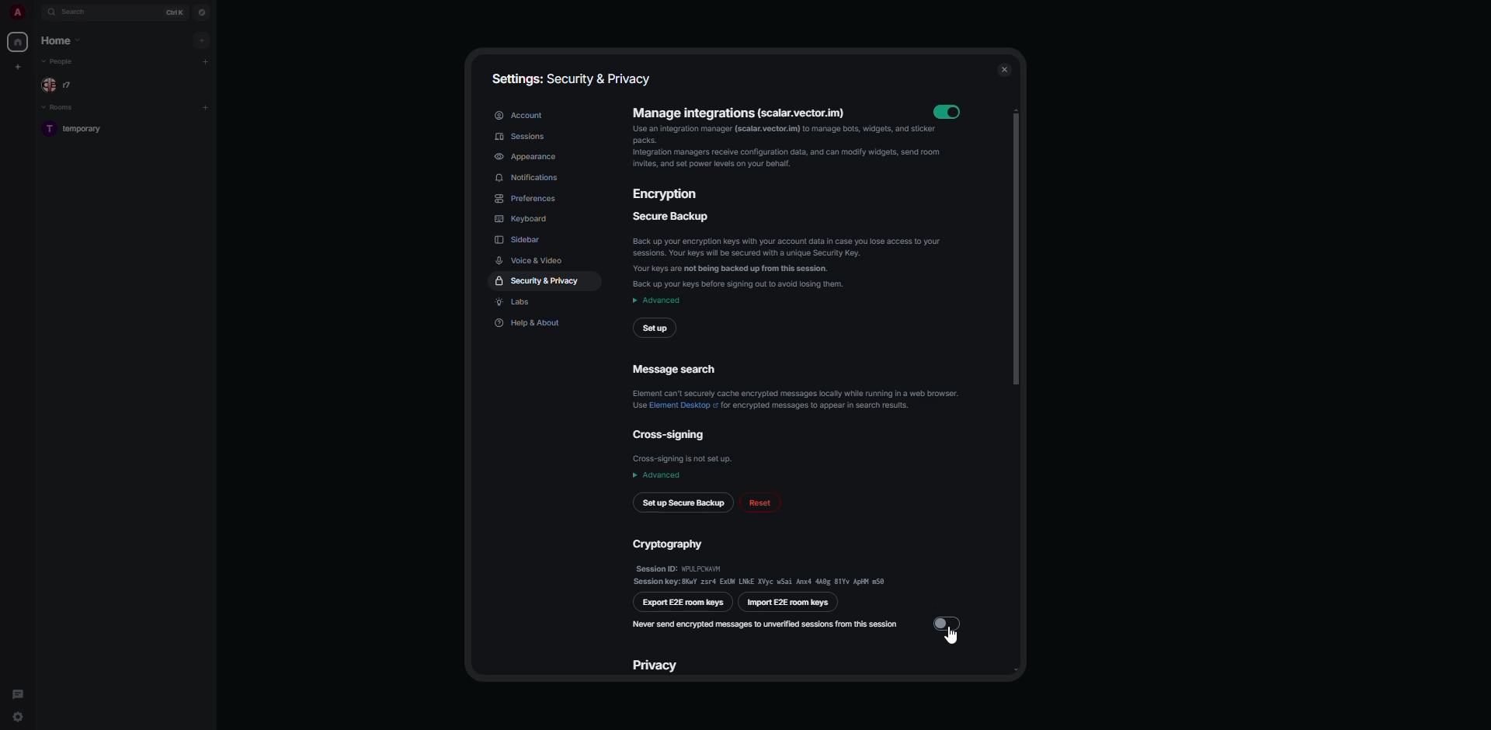 Image resolution: width=1491 pixels, height=730 pixels. What do you see at coordinates (35, 13) in the screenshot?
I see `expand` at bounding box center [35, 13].